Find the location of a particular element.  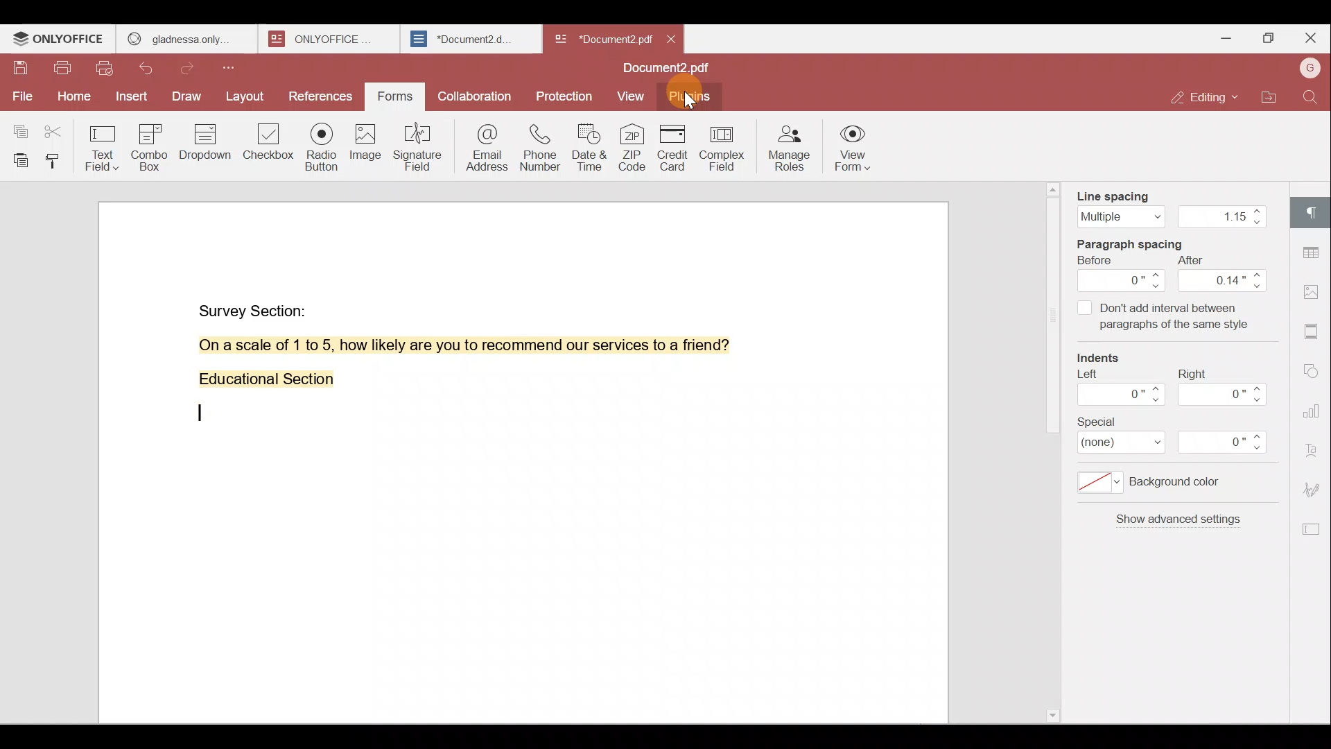

Document2.d is located at coordinates (470, 40).